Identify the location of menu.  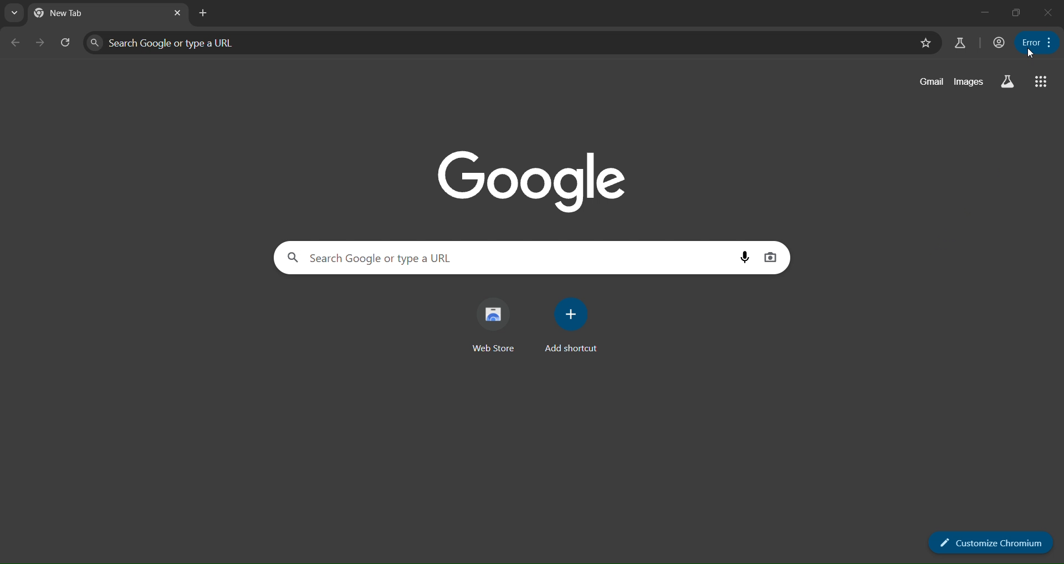
(1036, 40).